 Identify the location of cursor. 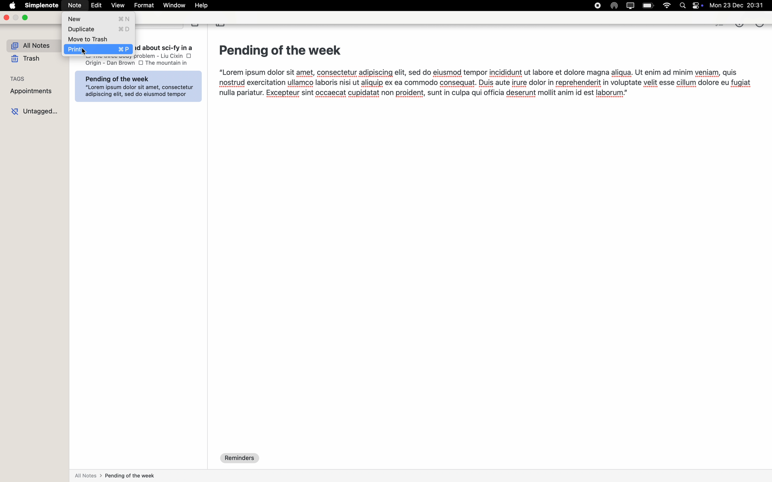
(86, 51).